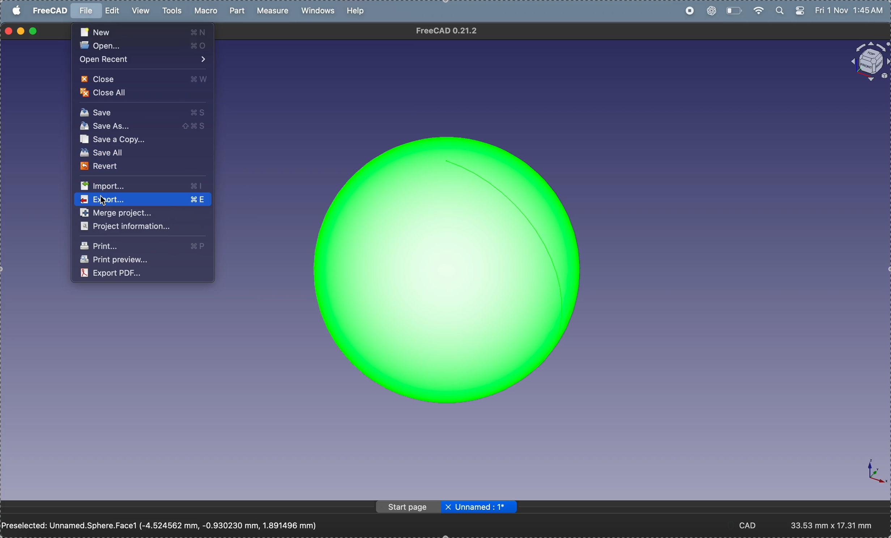  Describe the element at coordinates (320, 12) in the screenshot. I see `windows` at that location.